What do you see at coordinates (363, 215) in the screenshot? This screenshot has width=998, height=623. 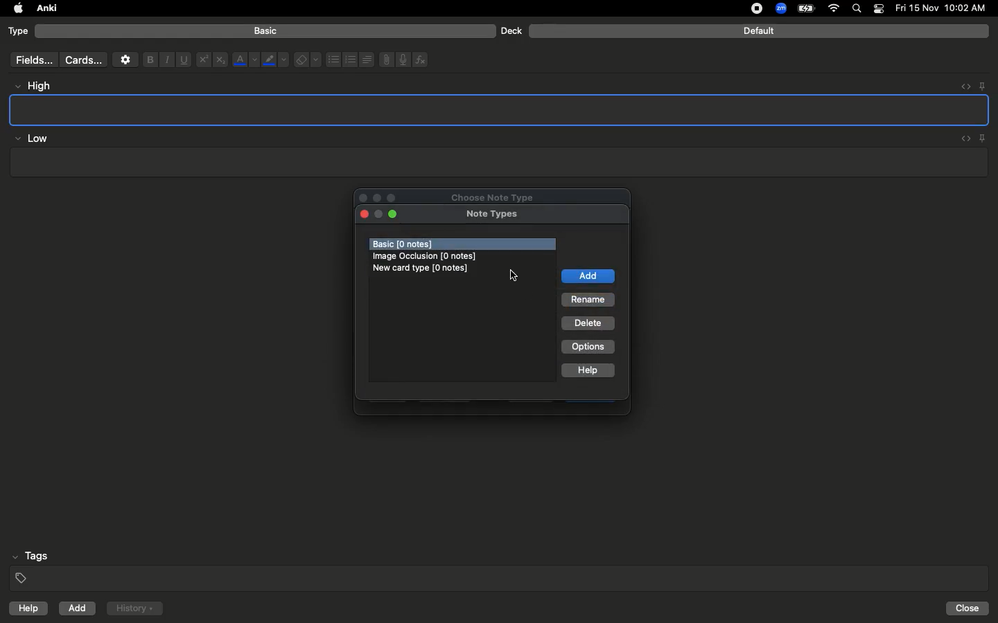 I see `close` at bounding box center [363, 215].